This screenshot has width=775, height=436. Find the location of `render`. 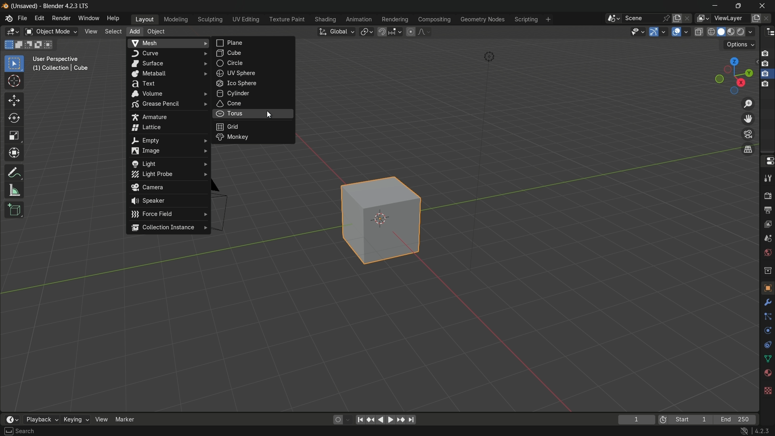

render is located at coordinates (733, 32).